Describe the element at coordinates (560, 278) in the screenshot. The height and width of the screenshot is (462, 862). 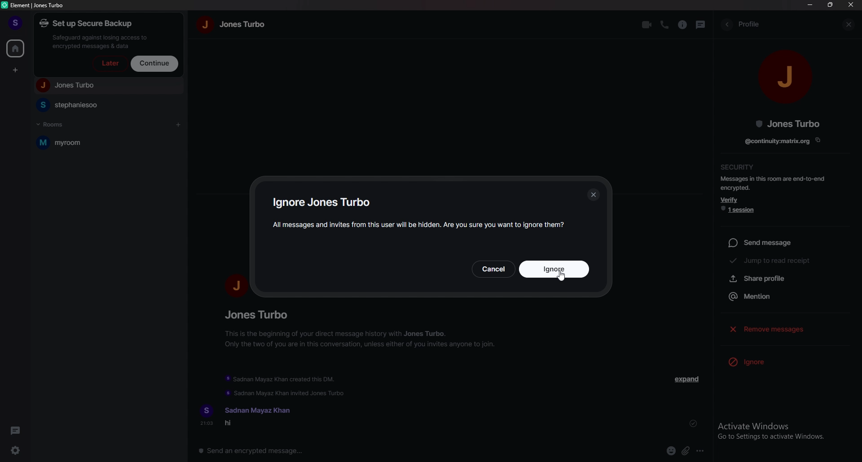
I see `cursor` at that location.